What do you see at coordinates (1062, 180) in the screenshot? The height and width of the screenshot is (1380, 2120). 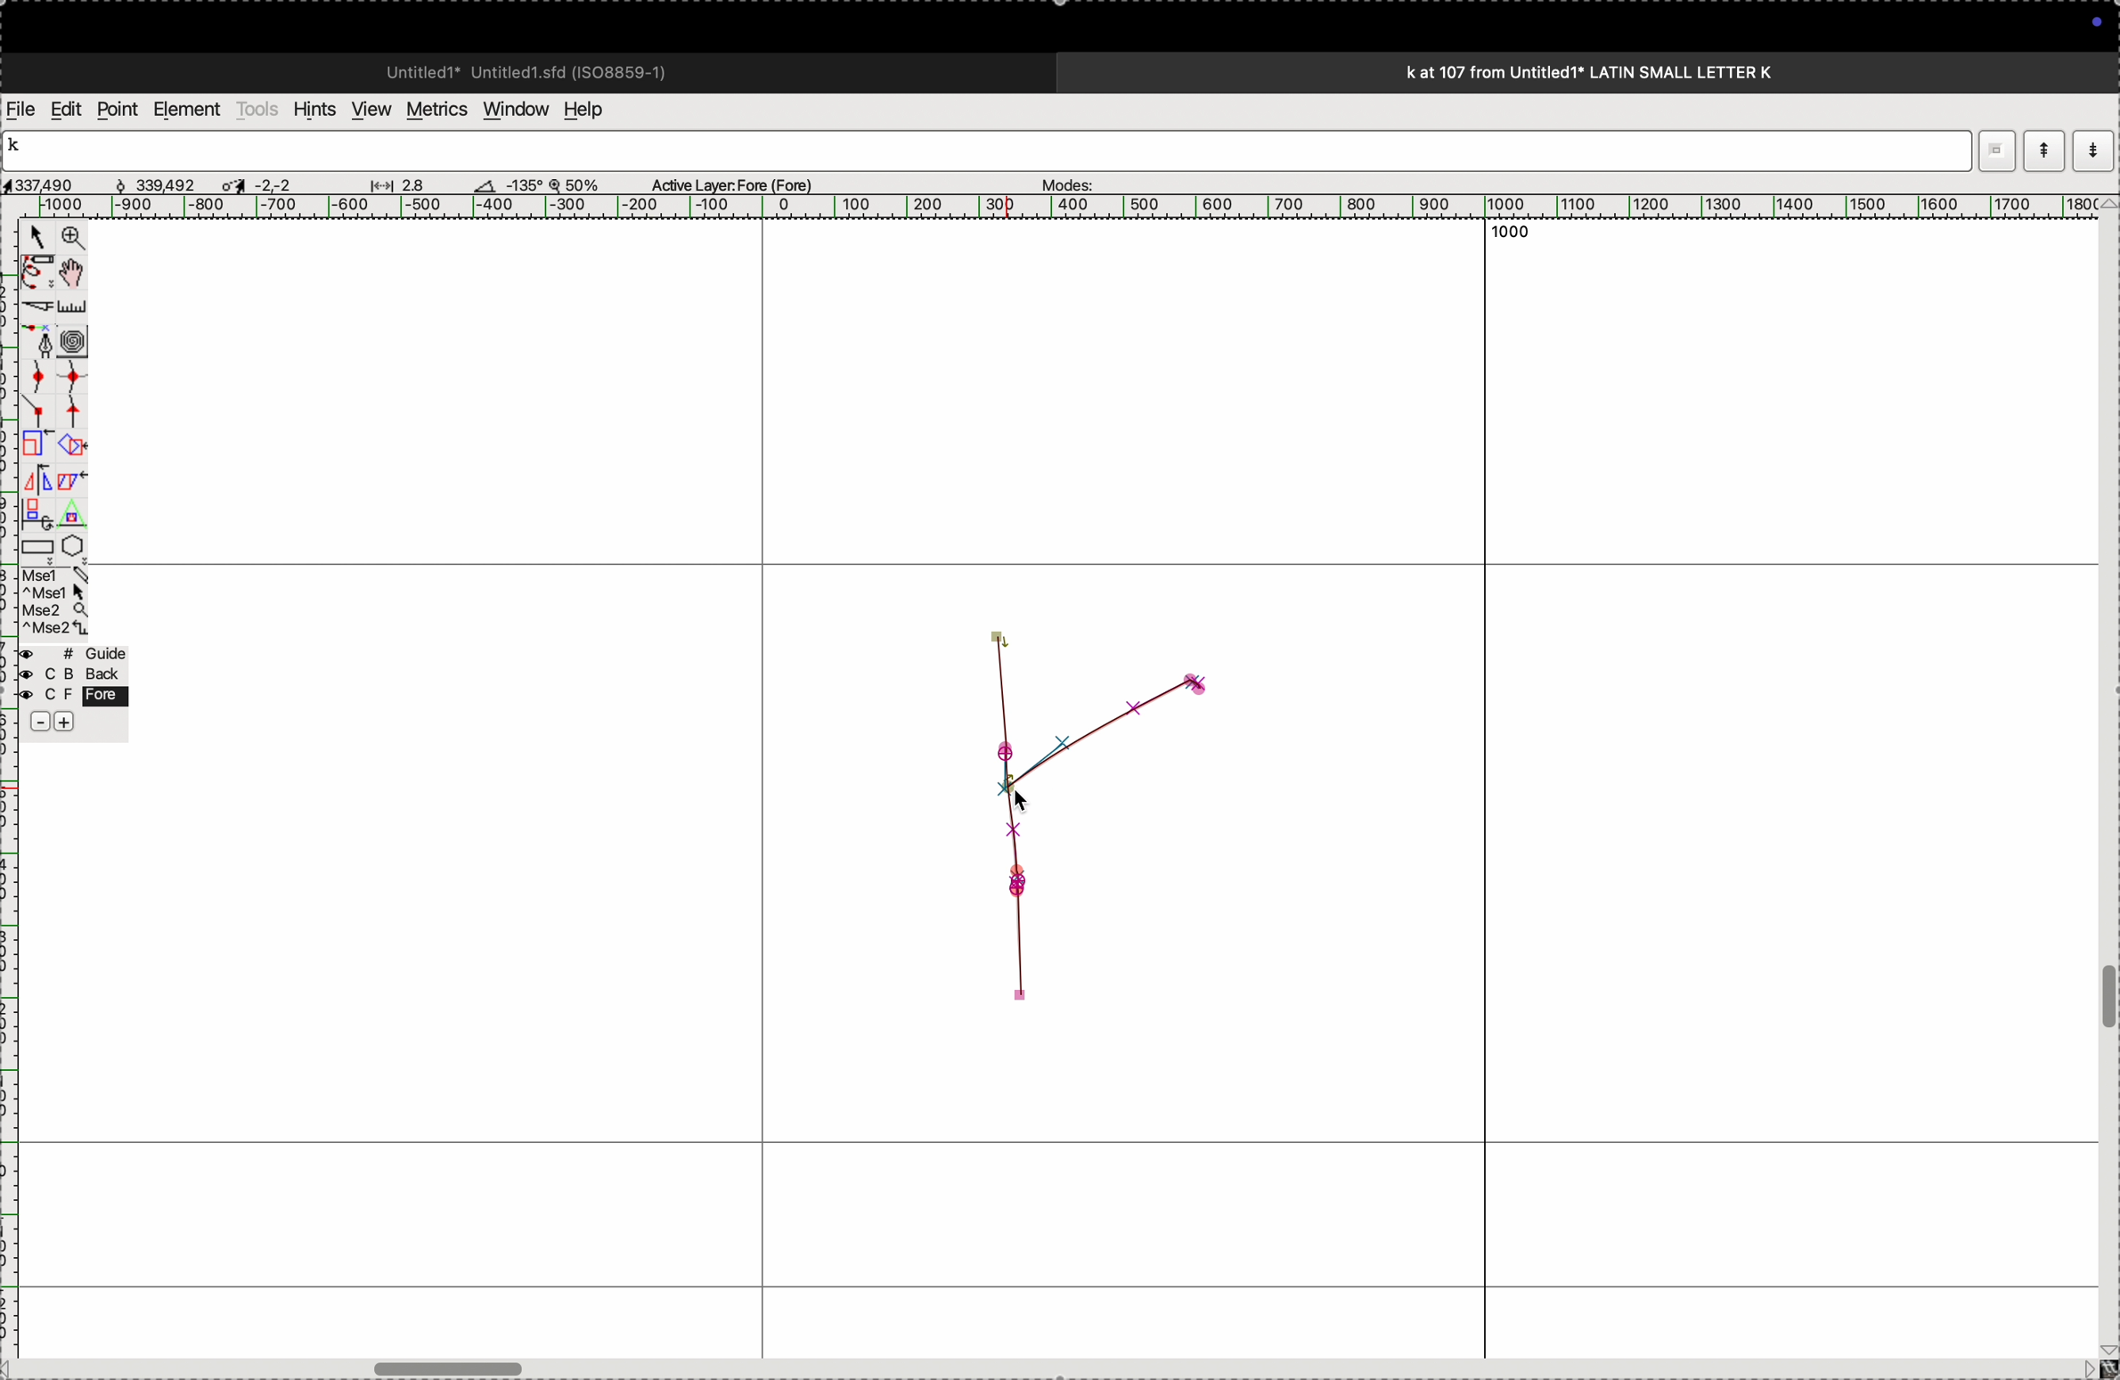 I see `modes` at bounding box center [1062, 180].